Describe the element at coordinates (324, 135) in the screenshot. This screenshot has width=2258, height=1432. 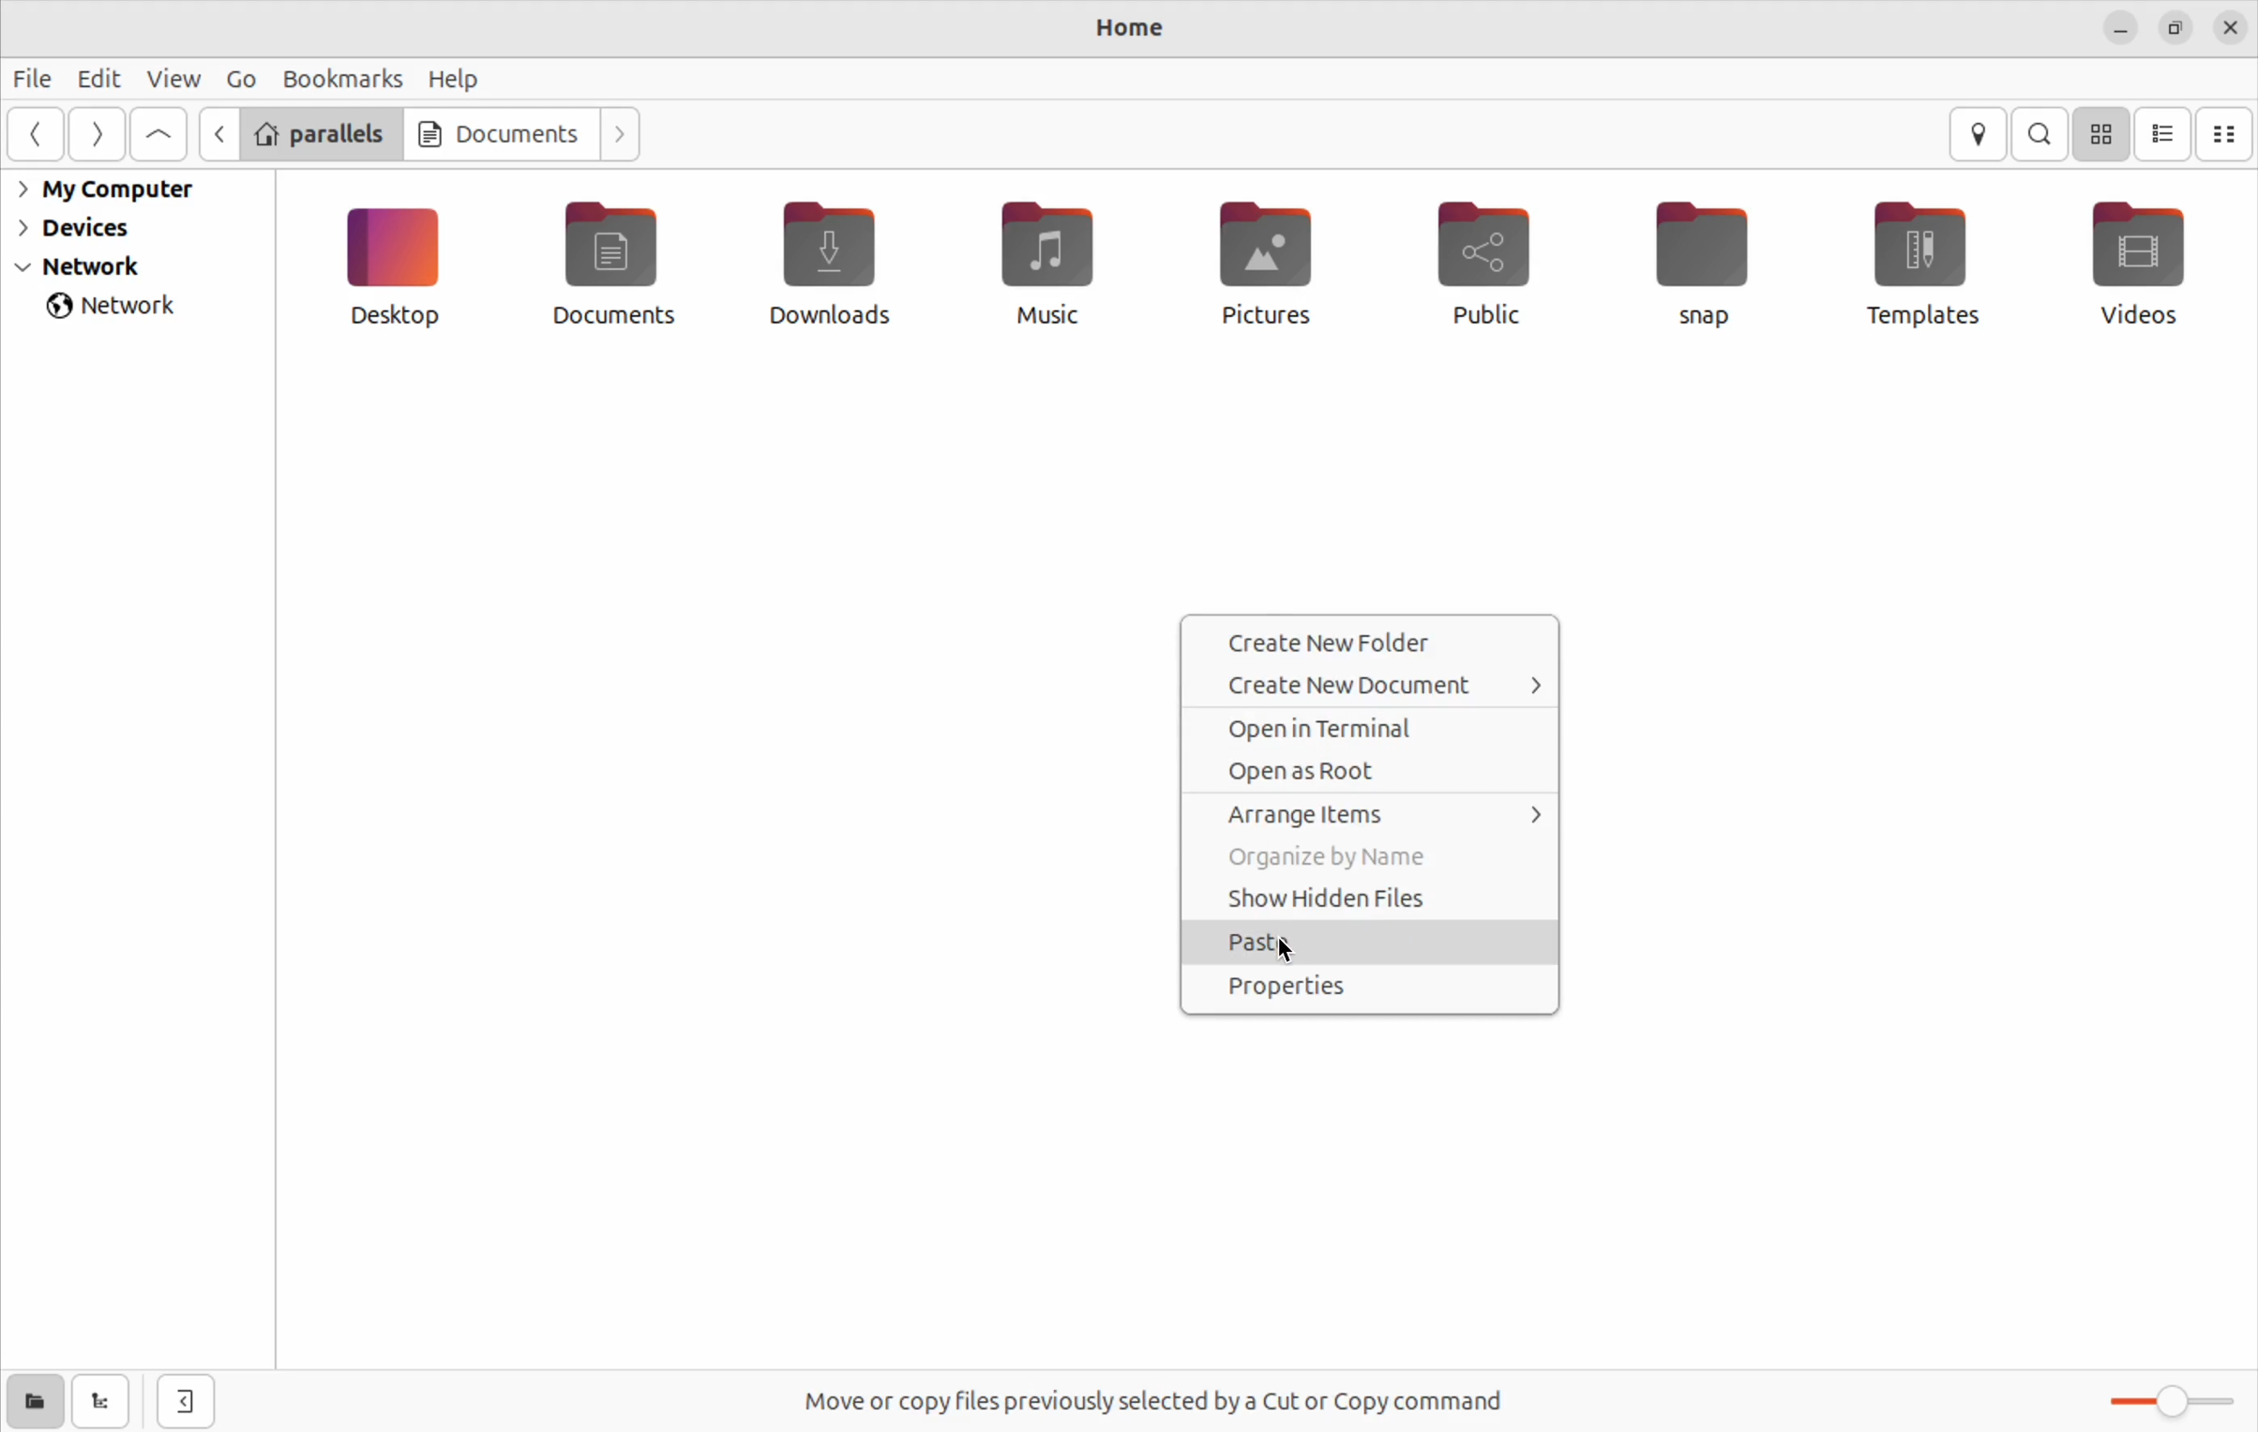
I see `parallels` at that location.